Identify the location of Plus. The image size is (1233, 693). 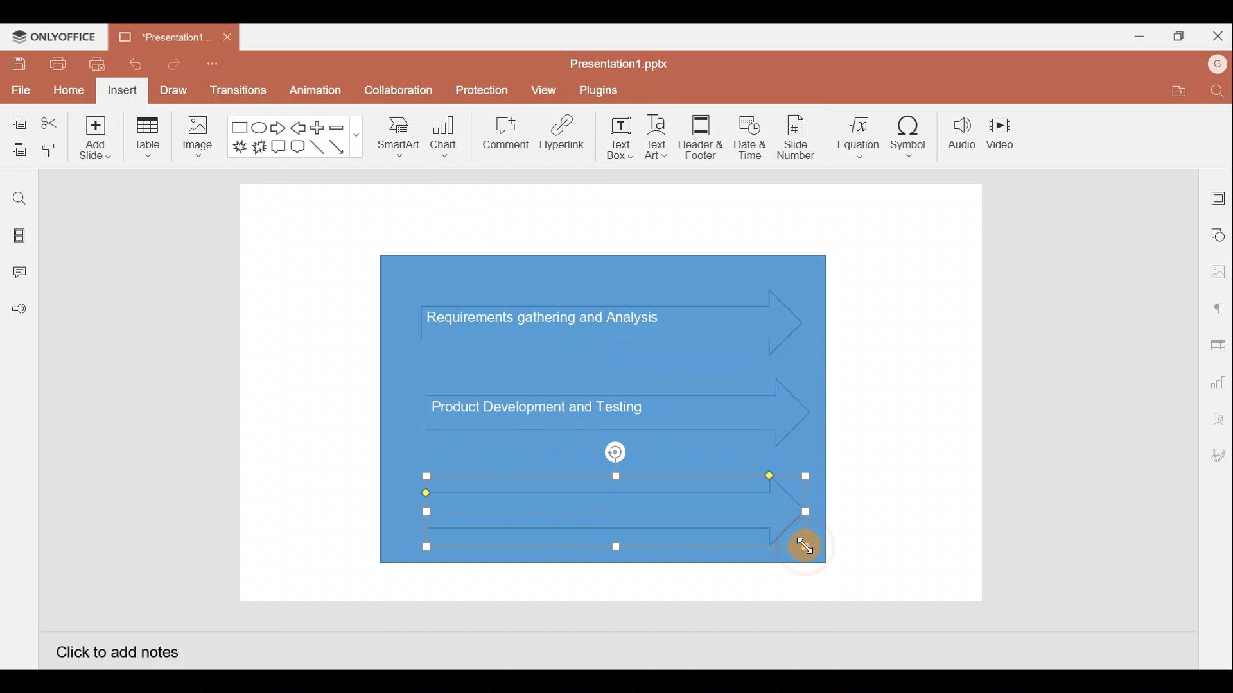
(320, 128).